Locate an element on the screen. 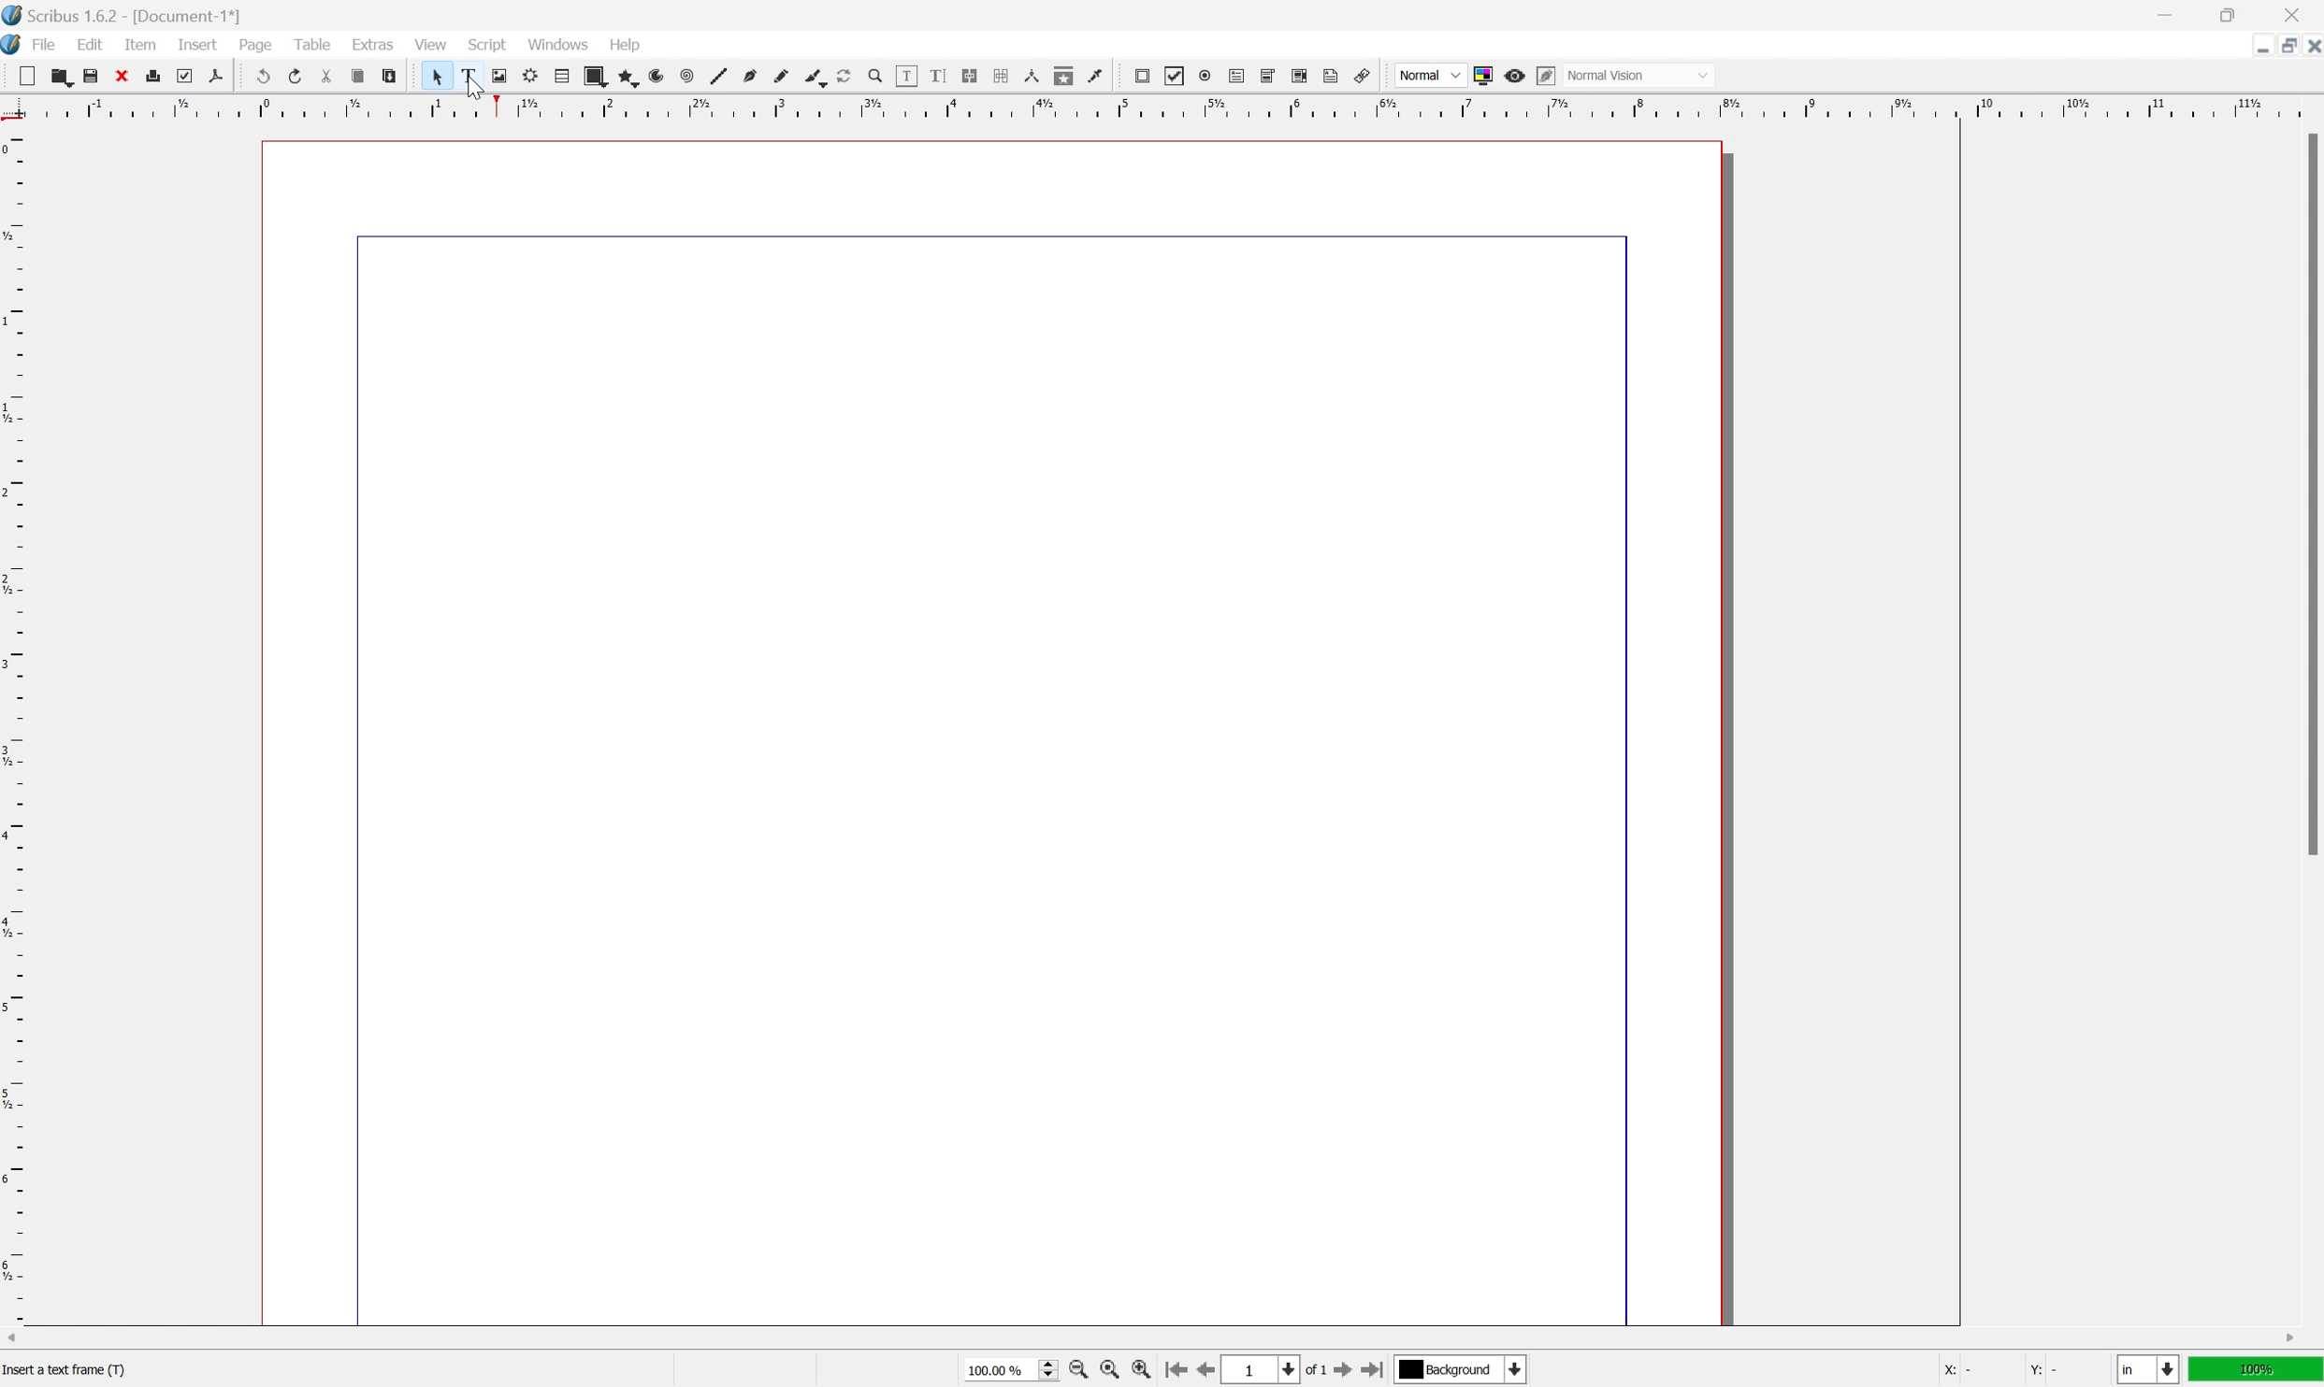 The image size is (2324, 1387). ruler is located at coordinates (1158, 106).